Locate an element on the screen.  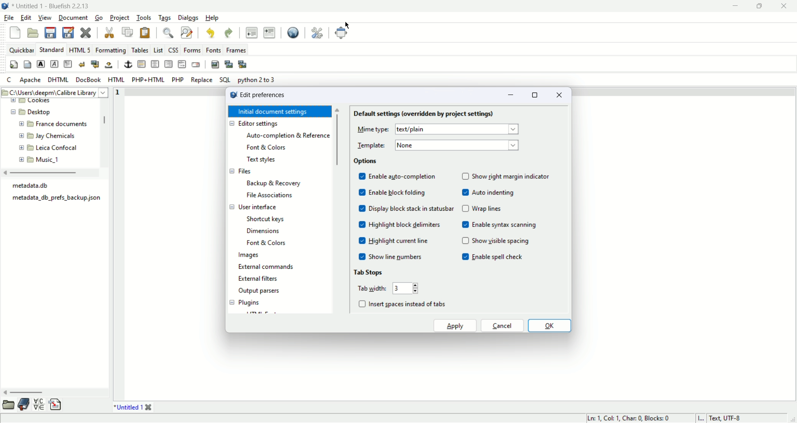
body is located at coordinates (28, 64).